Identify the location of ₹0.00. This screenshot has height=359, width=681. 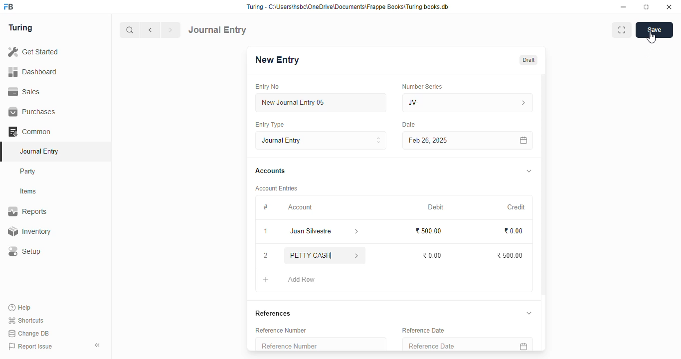
(433, 255).